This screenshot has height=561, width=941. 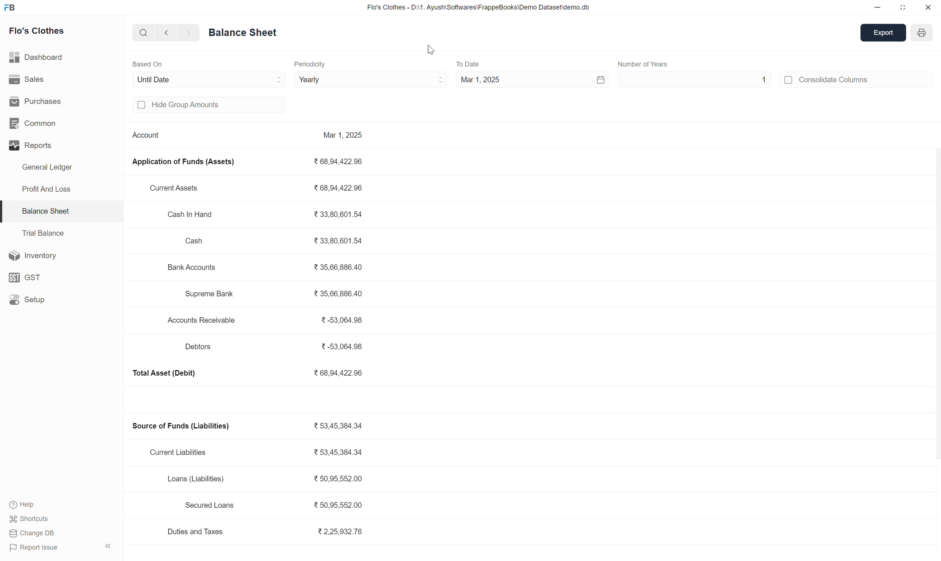 I want to click on Monthly, so click(x=368, y=79).